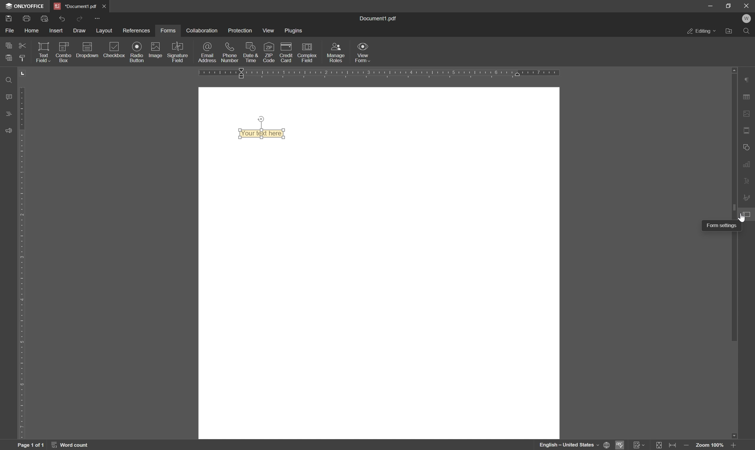  Describe the element at coordinates (294, 31) in the screenshot. I see `plugins` at that location.